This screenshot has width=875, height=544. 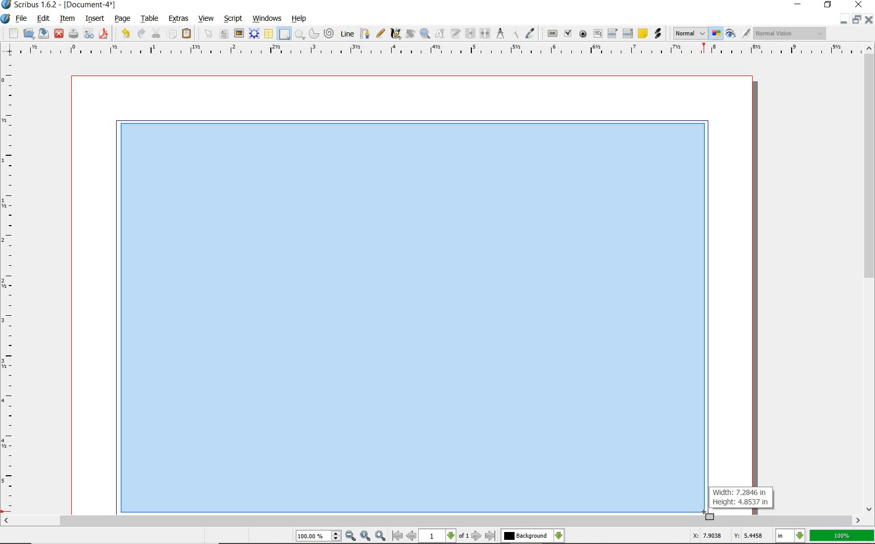 What do you see at coordinates (142, 33) in the screenshot?
I see `redo` at bounding box center [142, 33].